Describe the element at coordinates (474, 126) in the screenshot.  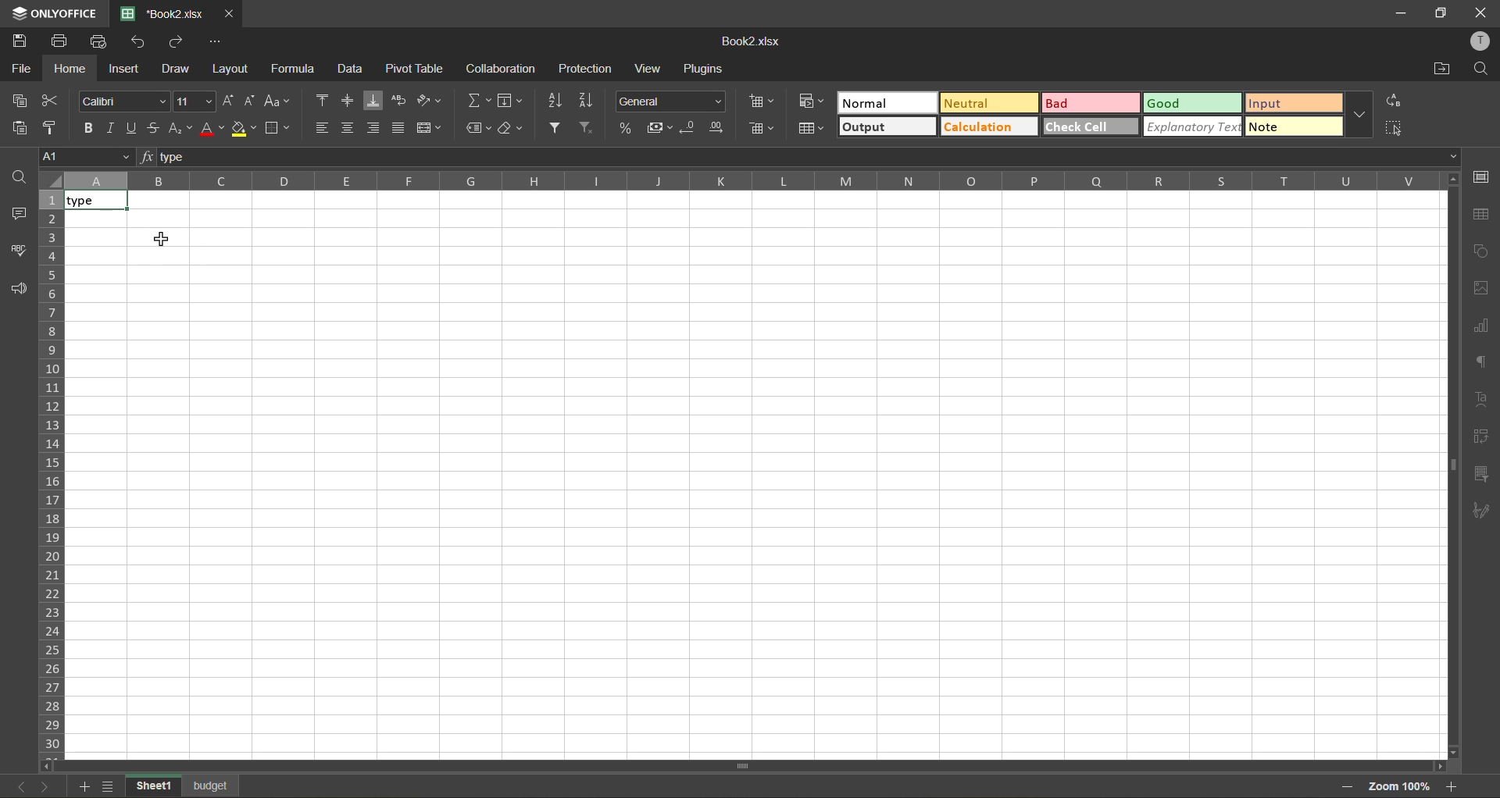
I see `named ranges` at that location.